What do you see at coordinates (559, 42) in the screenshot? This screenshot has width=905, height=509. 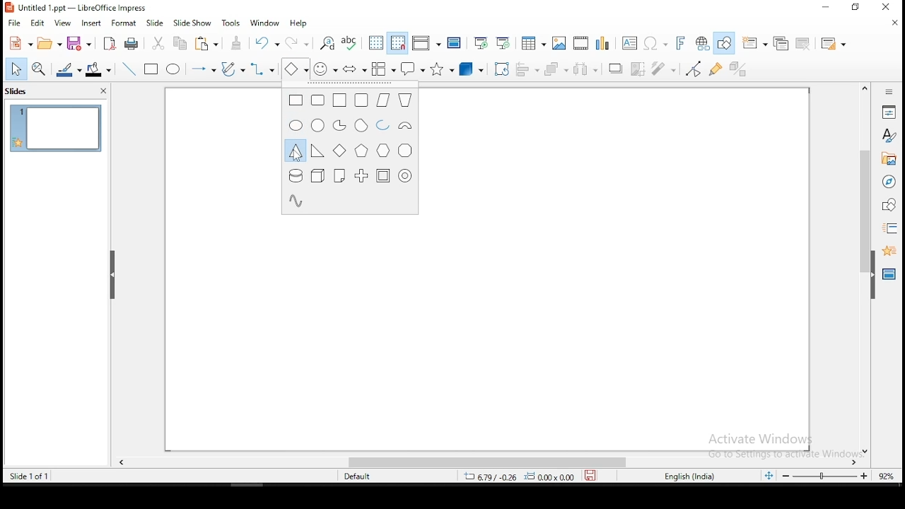 I see `images` at bounding box center [559, 42].